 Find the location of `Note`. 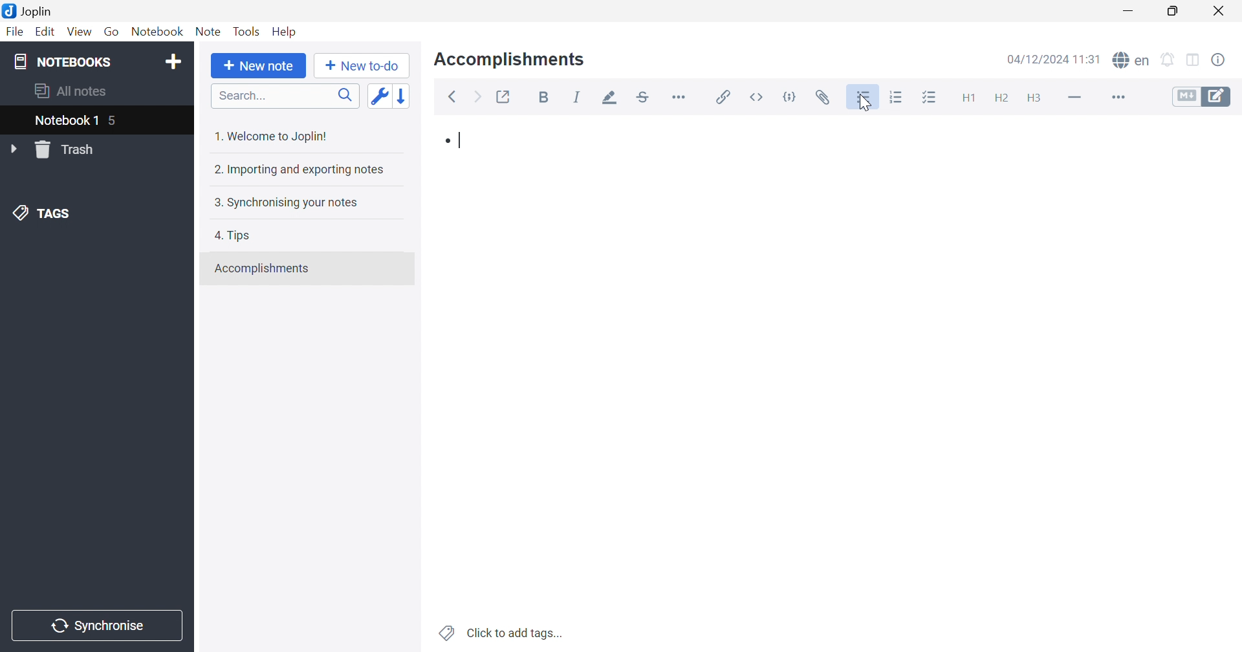

Note is located at coordinates (208, 33).